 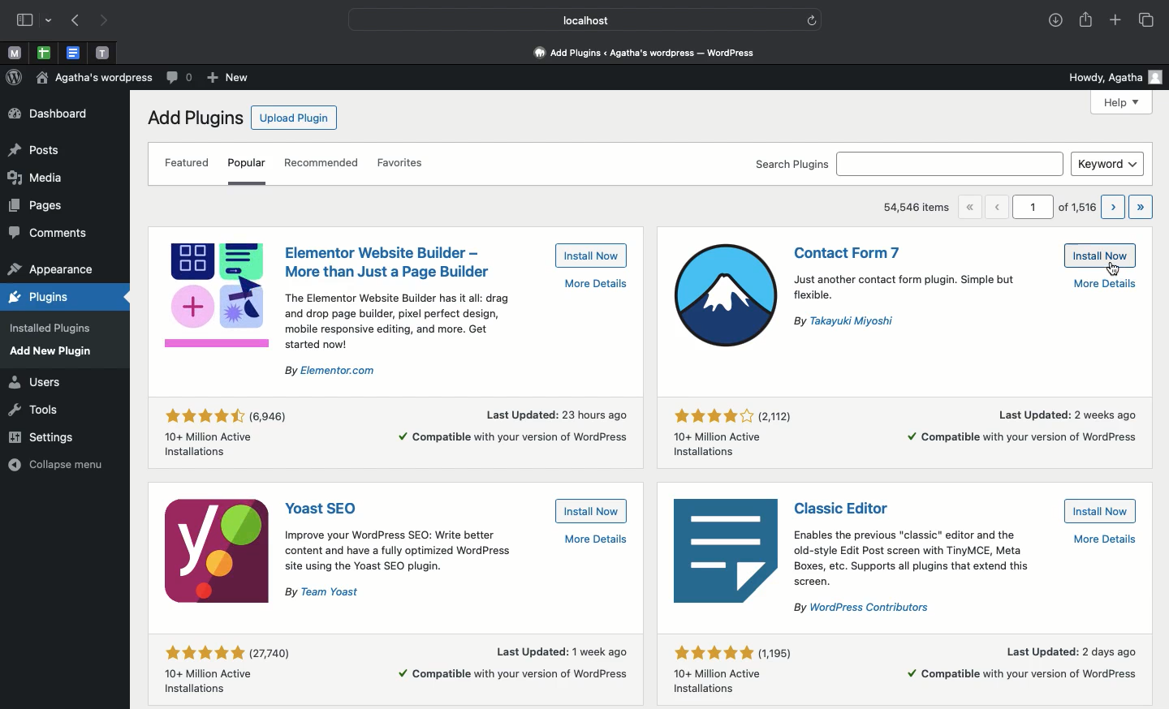 What do you see at coordinates (106, 21) in the screenshot?
I see `Next page` at bounding box center [106, 21].